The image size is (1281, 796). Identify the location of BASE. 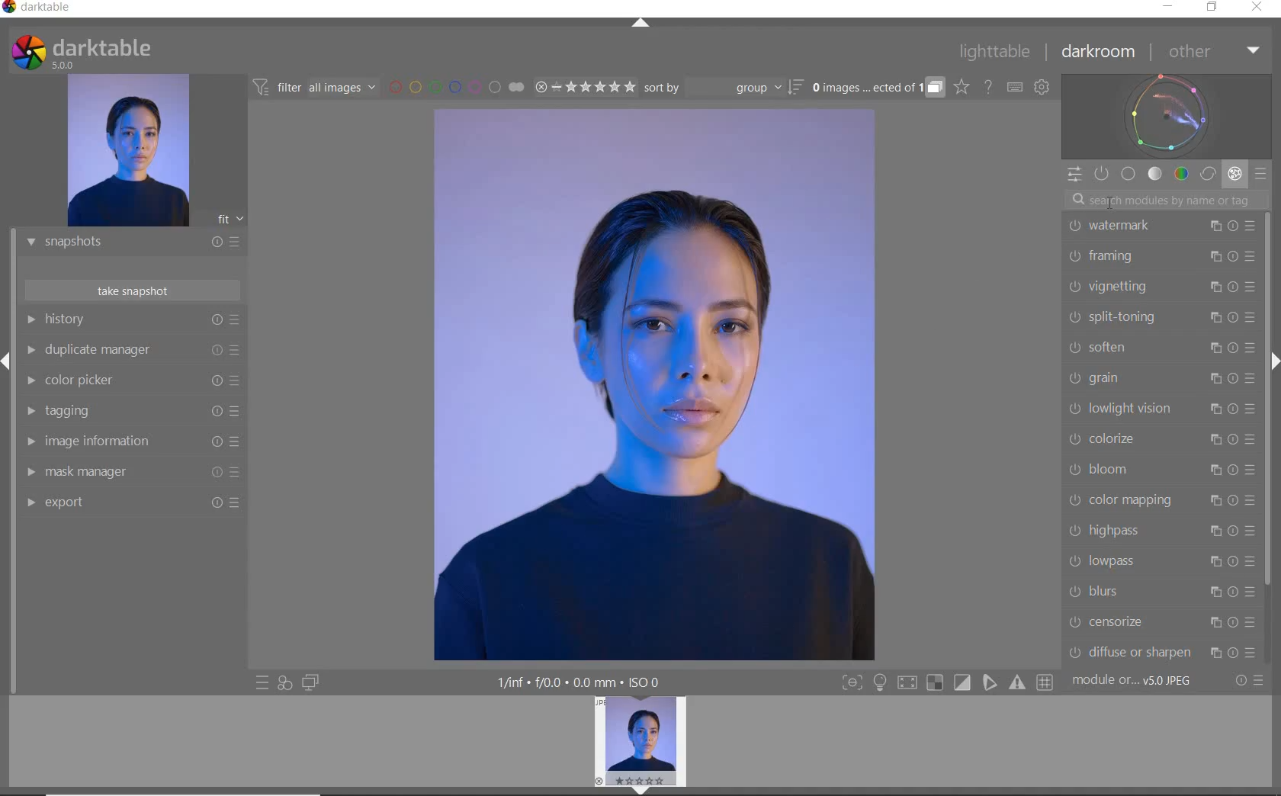
(1128, 174).